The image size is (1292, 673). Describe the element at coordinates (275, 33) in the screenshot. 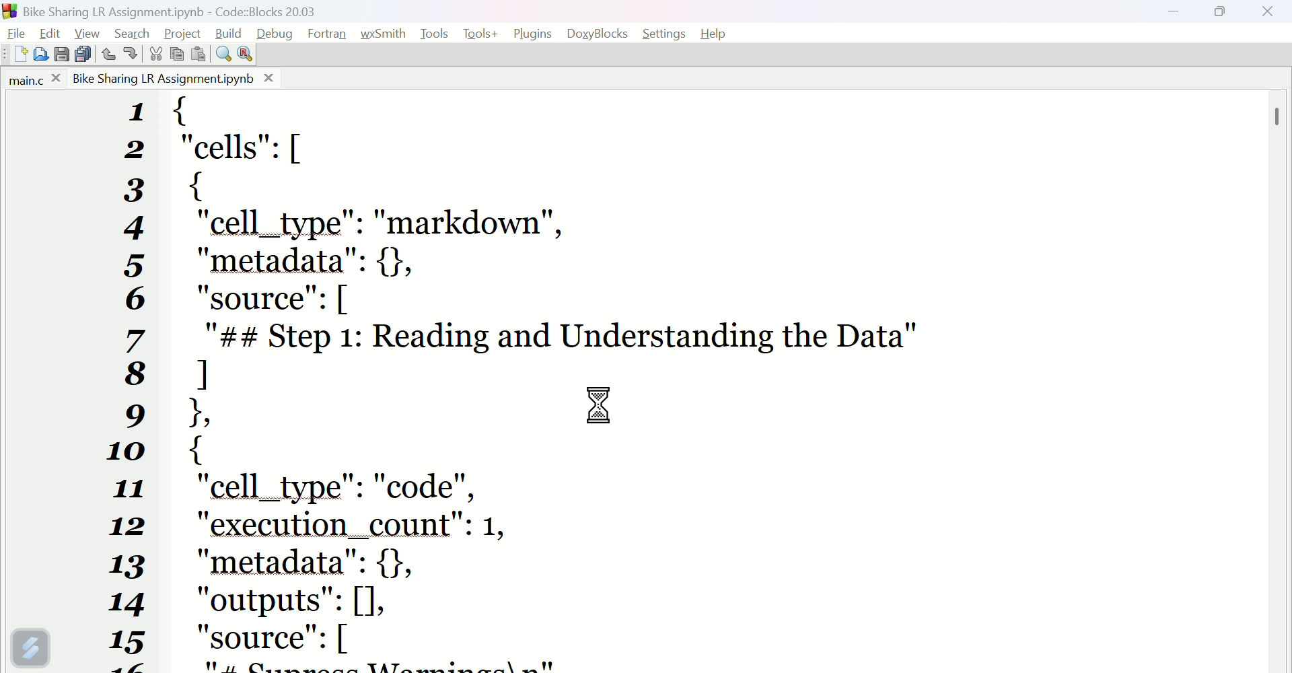

I see `Debug` at that location.